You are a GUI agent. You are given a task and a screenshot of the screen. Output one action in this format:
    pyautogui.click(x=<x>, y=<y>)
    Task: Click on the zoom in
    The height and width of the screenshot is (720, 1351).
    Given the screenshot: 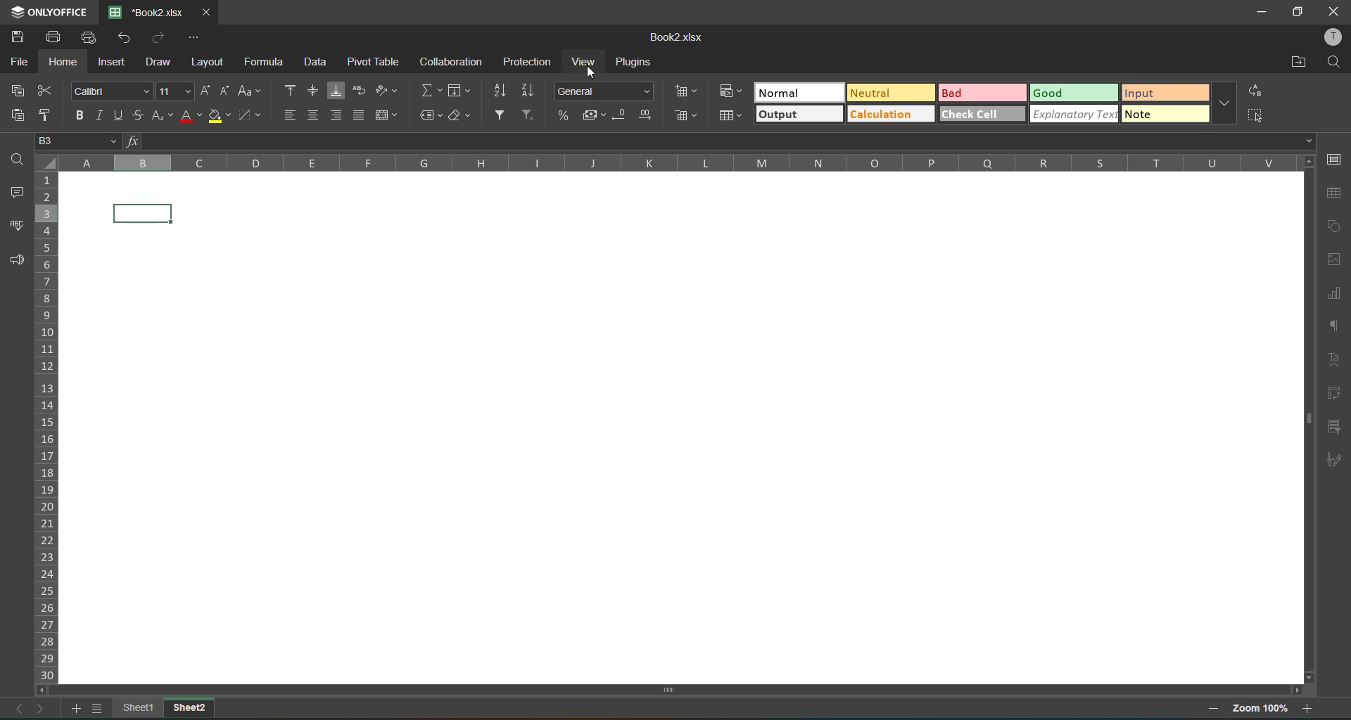 What is the action you would take?
    pyautogui.click(x=1308, y=708)
    